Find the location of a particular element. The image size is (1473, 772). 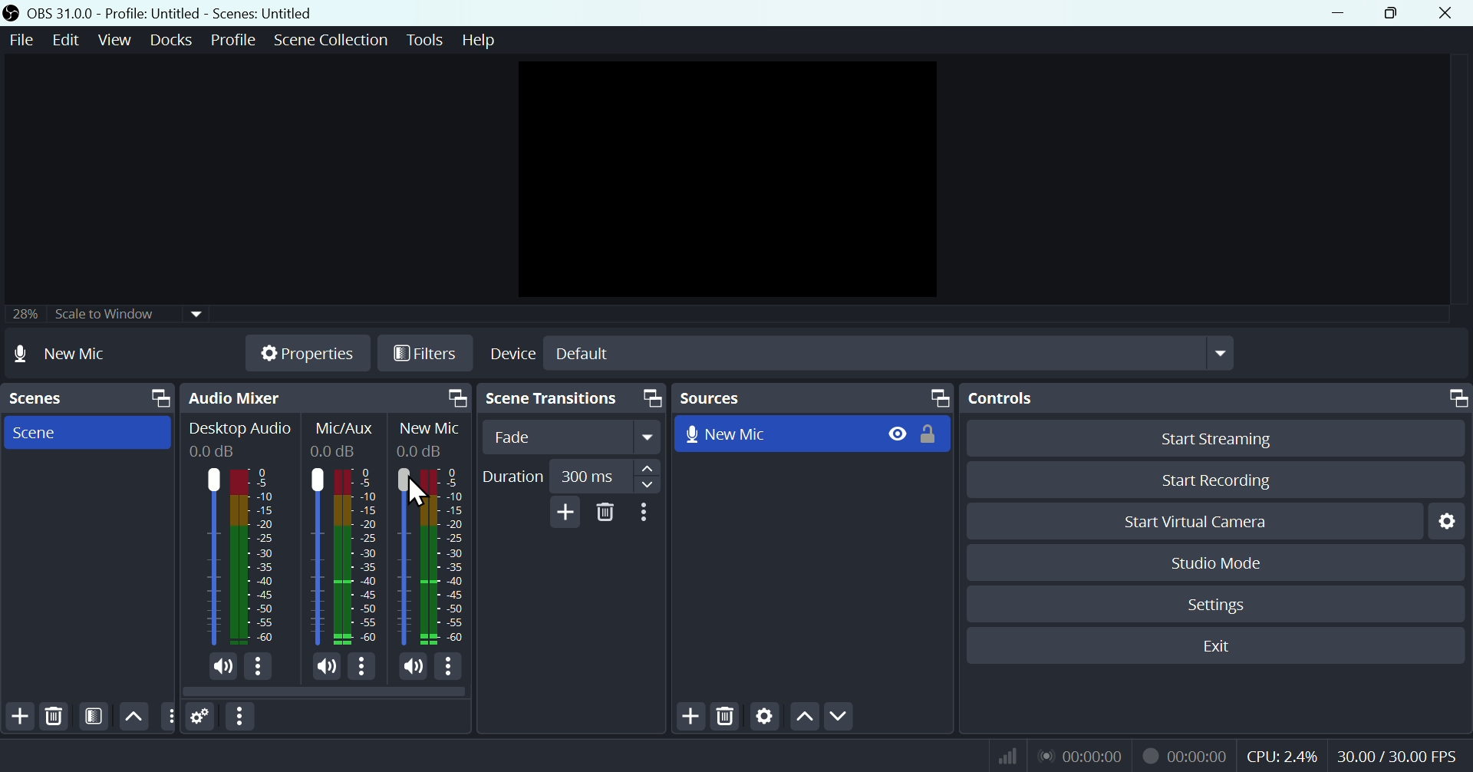

More options is located at coordinates (242, 717).